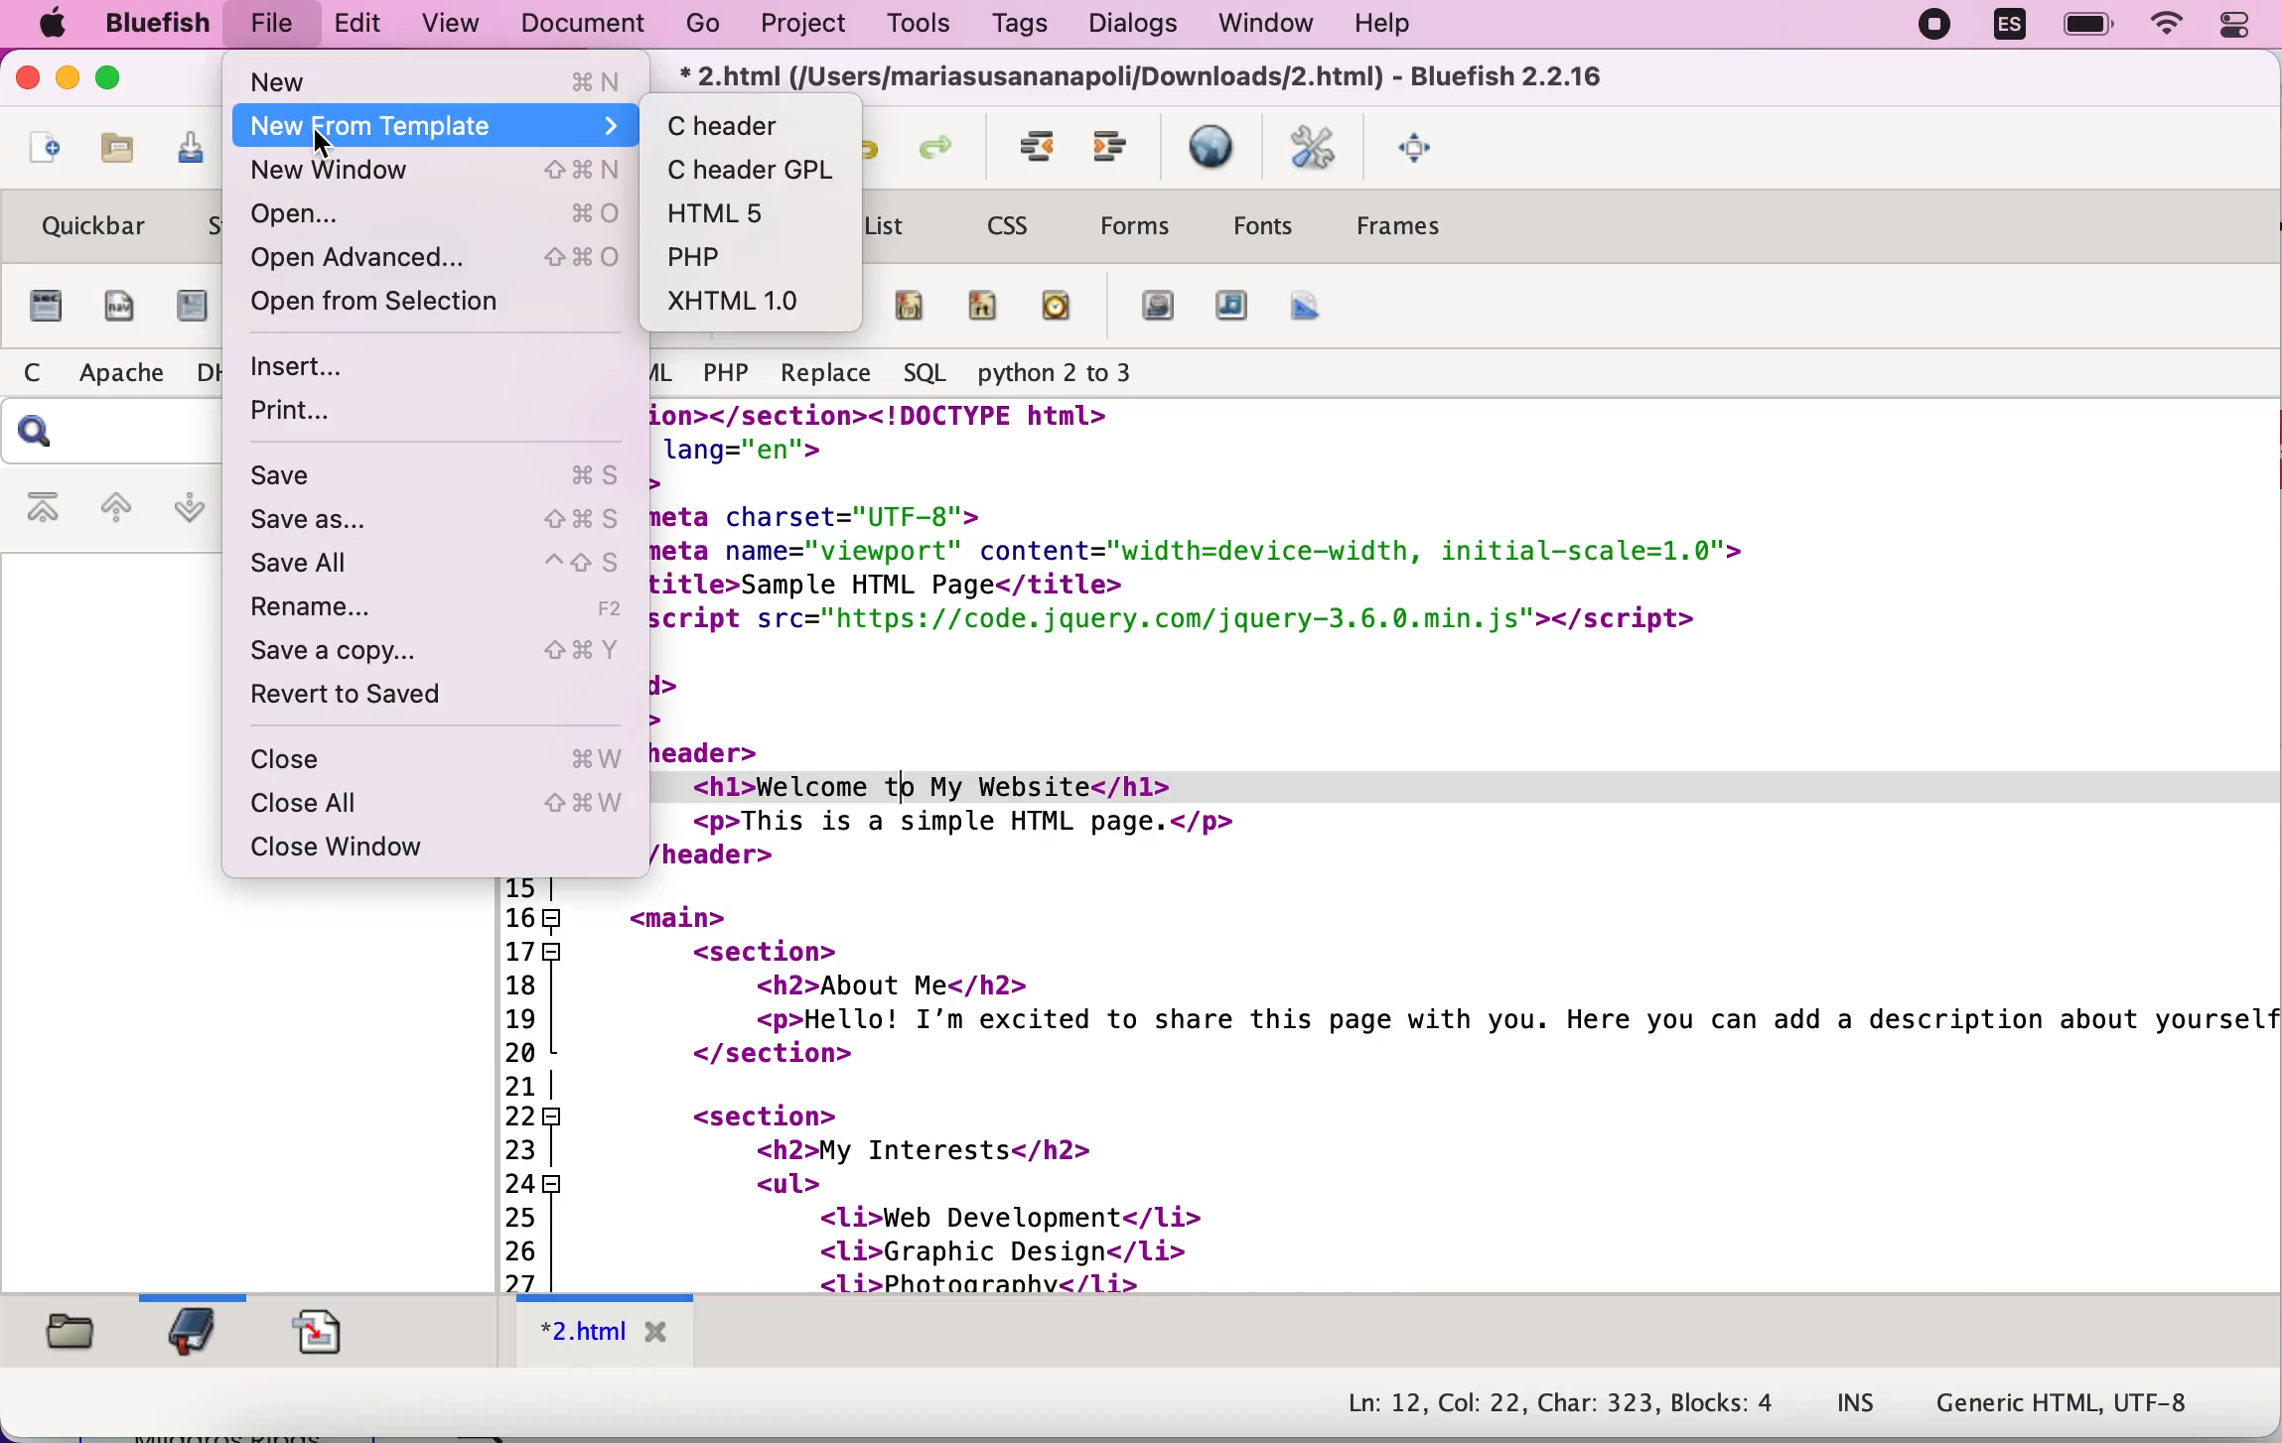 Image resolution: width=2282 pixels, height=1443 pixels. Describe the element at coordinates (111, 430) in the screenshot. I see `search bar` at that location.